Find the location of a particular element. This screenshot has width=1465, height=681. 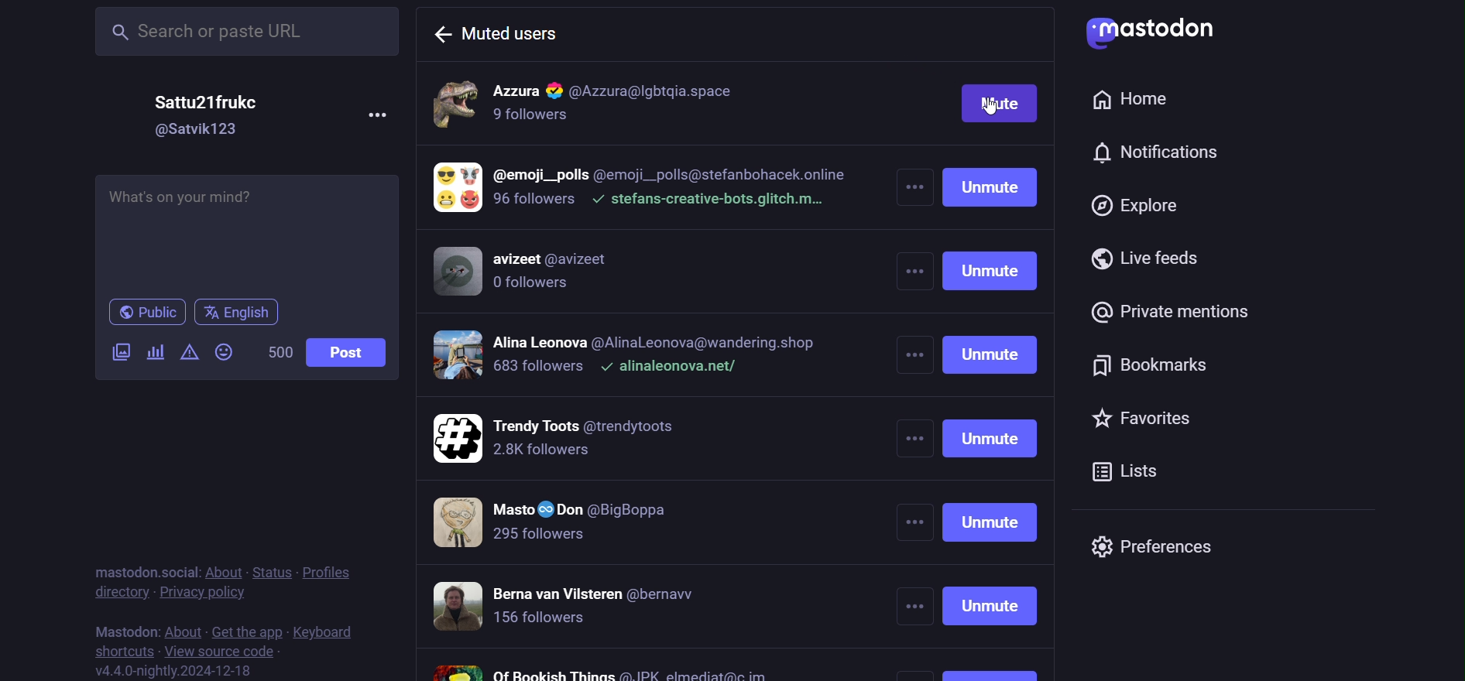

keyboard is located at coordinates (326, 631).